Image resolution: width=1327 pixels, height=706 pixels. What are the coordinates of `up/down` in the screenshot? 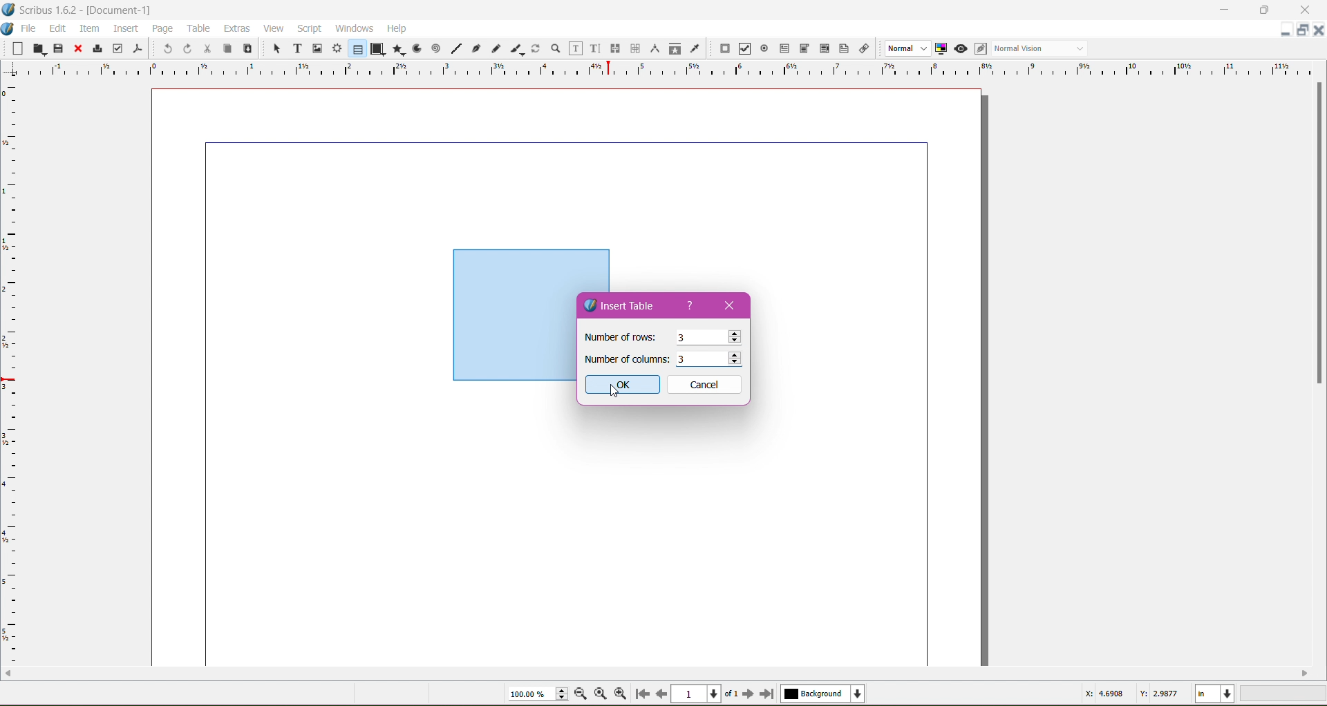 It's located at (736, 360).